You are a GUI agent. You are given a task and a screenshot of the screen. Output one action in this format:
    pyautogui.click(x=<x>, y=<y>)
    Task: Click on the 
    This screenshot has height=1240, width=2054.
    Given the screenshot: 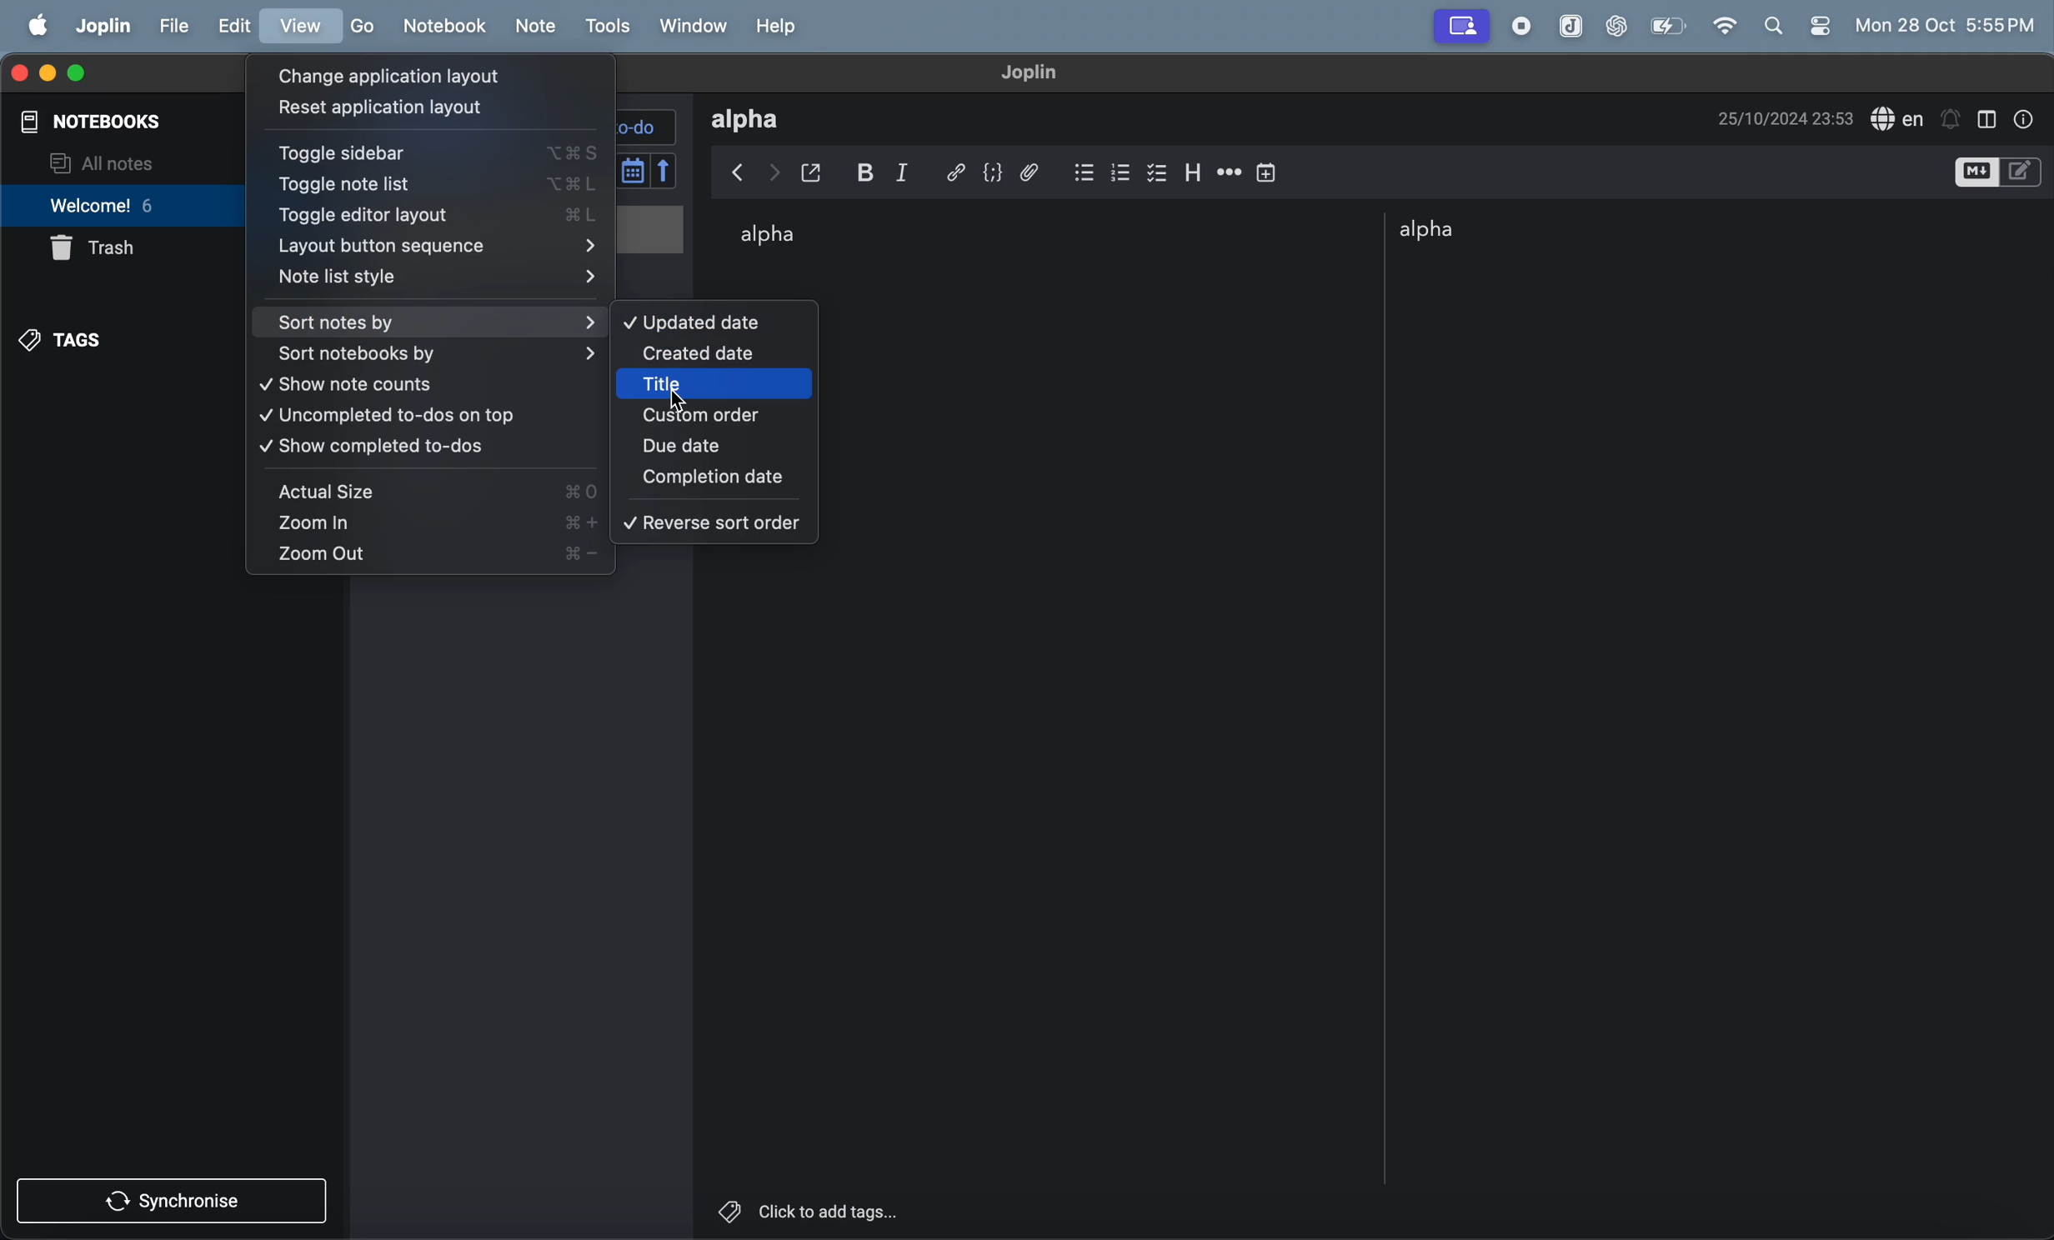 What is the action you would take?
    pyautogui.click(x=871, y=172)
    